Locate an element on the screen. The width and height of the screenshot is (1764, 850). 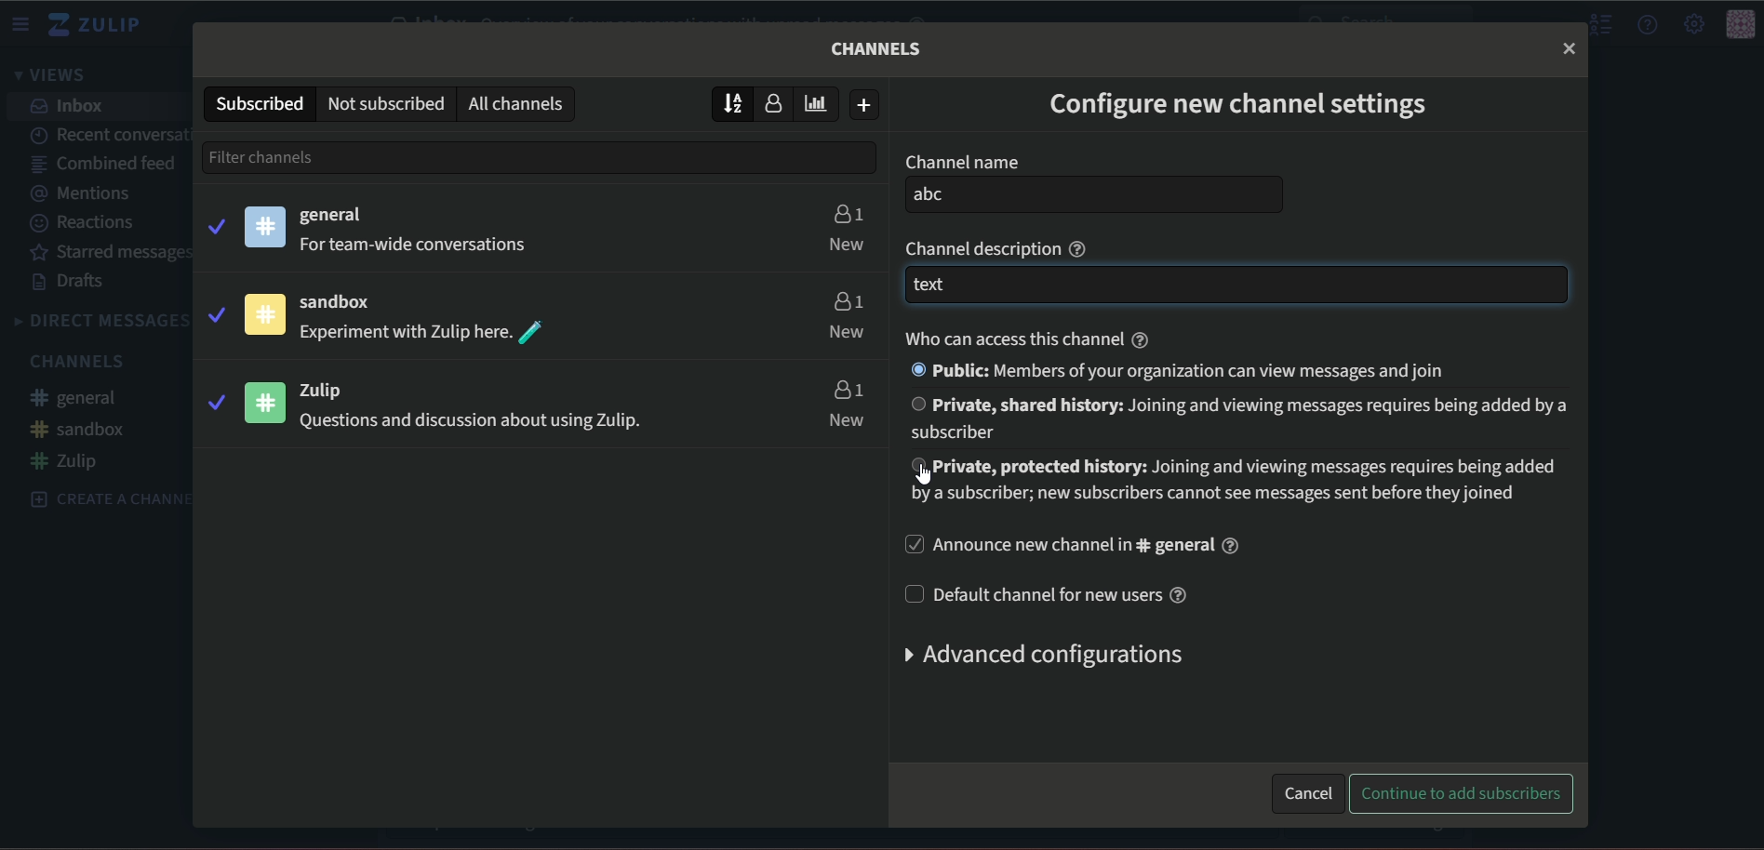
users is located at coordinates (846, 299).